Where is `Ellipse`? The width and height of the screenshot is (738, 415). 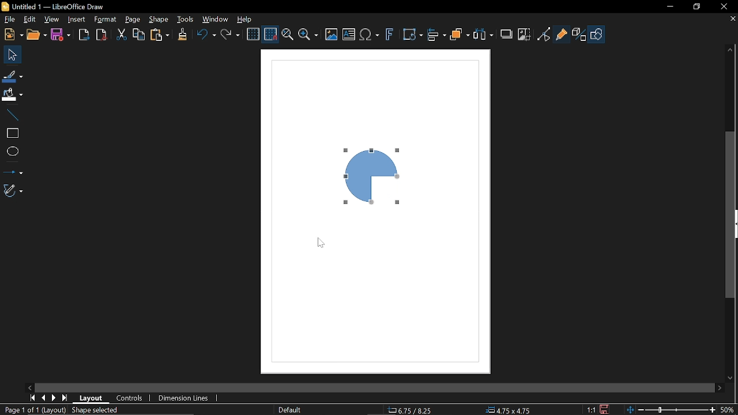 Ellipse is located at coordinates (11, 152).